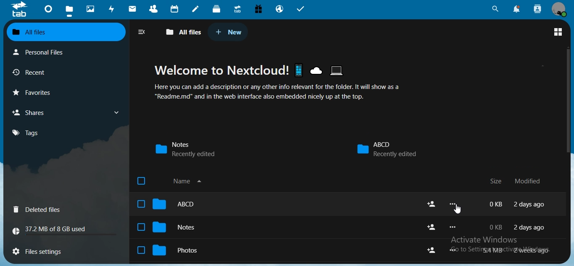 This screenshot has width=574, height=266. Describe the element at coordinates (517, 9) in the screenshot. I see `notifications` at that location.